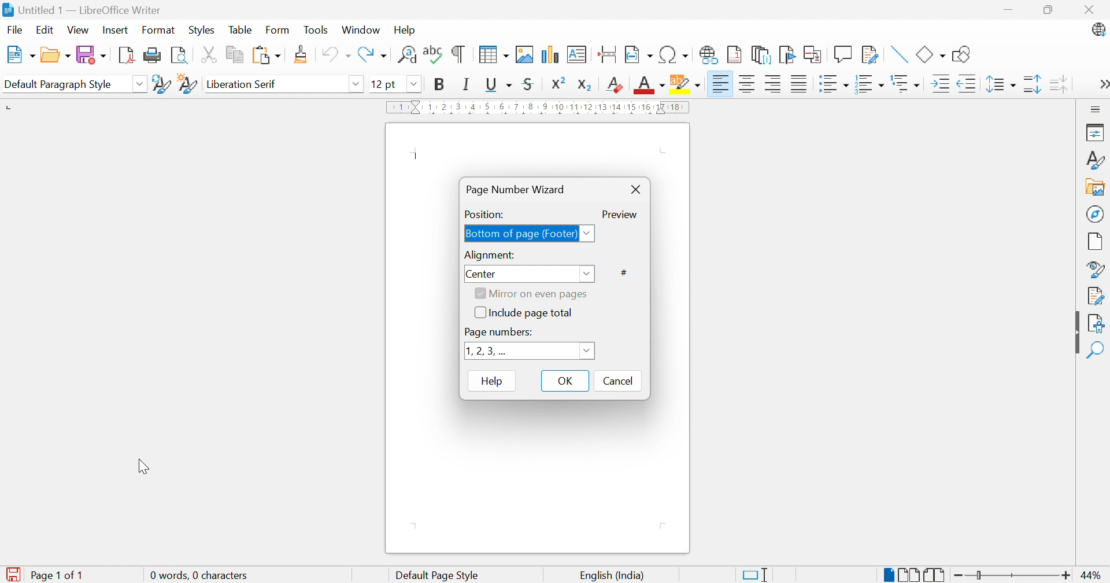  Describe the element at coordinates (336, 55) in the screenshot. I see `Undo` at that location.